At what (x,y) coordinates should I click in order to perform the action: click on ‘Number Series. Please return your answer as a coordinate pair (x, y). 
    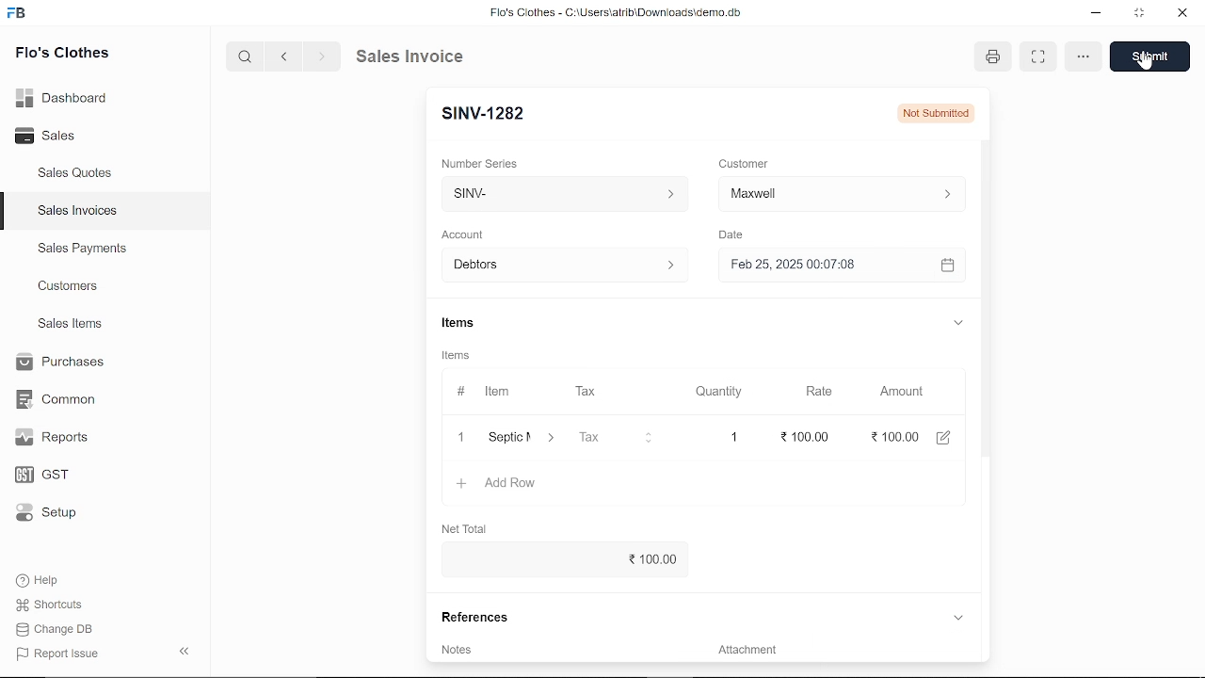
    Looking at the image, I should click on (480, 163).